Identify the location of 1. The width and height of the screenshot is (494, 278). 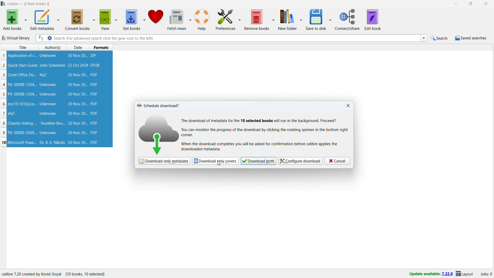
(4, 56).